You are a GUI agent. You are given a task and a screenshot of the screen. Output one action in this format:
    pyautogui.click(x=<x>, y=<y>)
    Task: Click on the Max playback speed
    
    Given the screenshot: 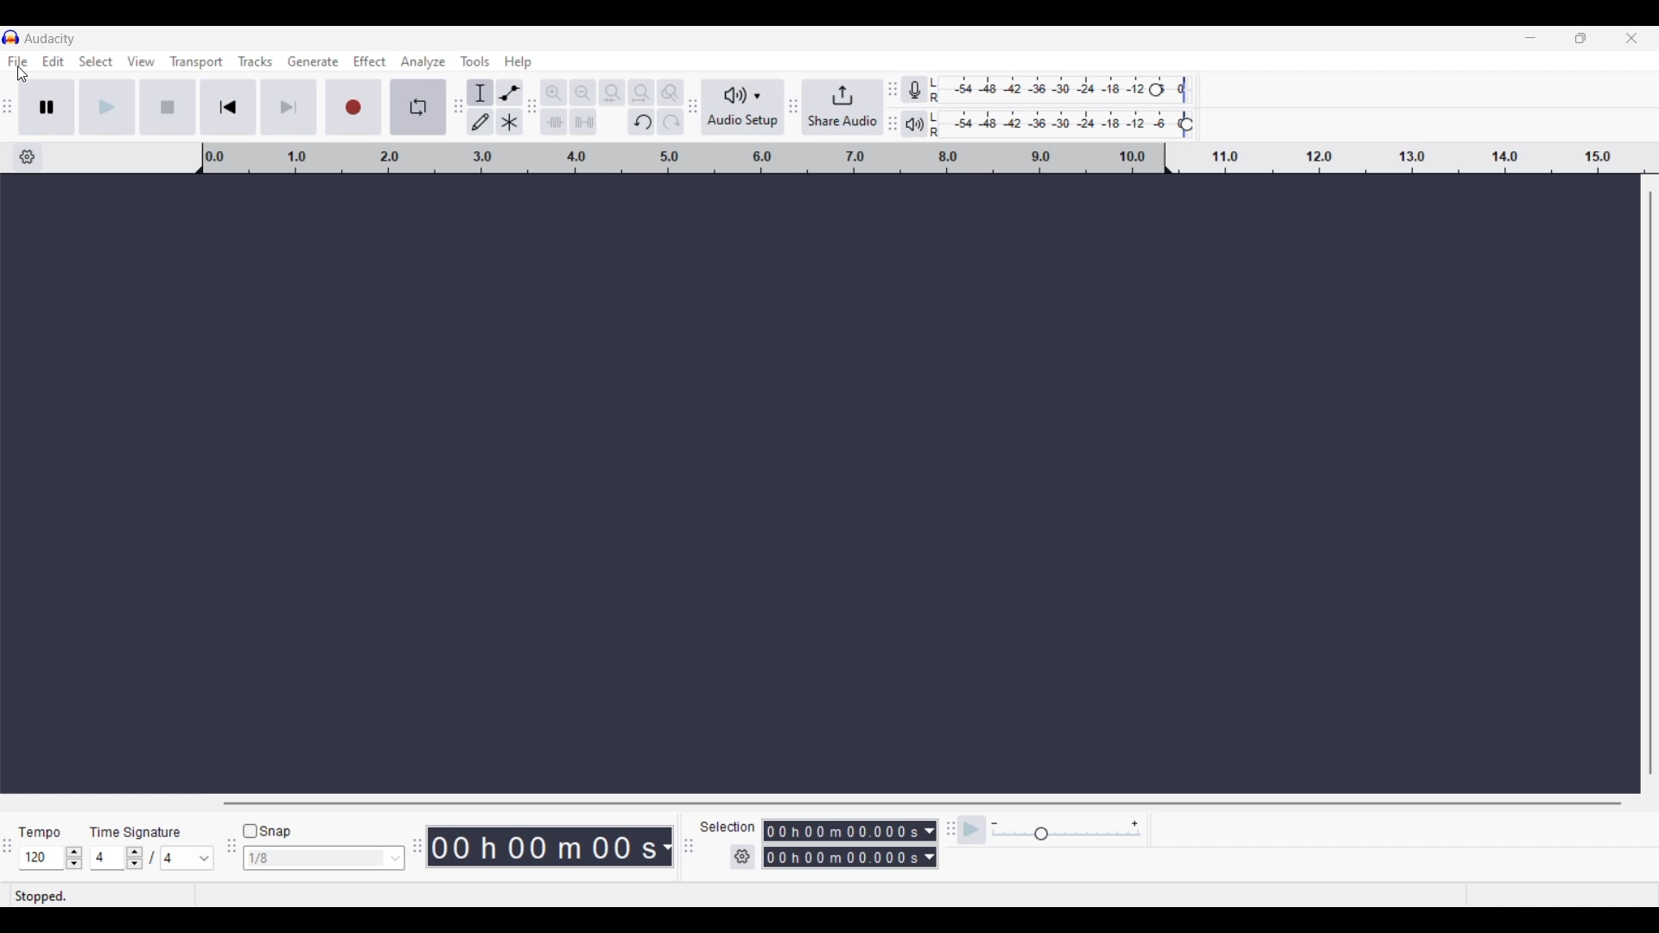 What is the action you would take?
    pyautogui.click(x=1135, y=824)
    